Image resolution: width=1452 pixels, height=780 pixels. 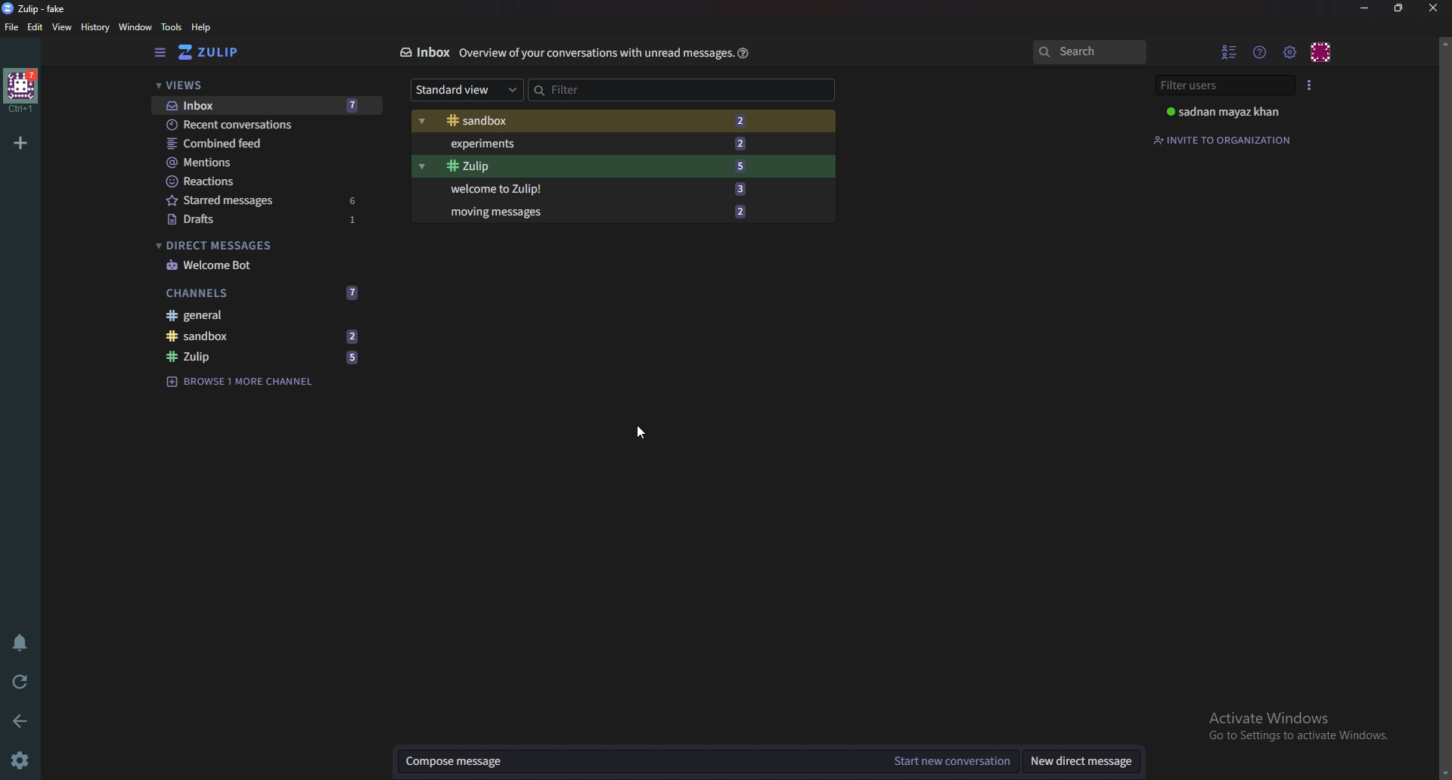 What do you see at coordinates (1290, 51) in the screenshot?
I see `Main menu` at bounding box center [1290, 51].